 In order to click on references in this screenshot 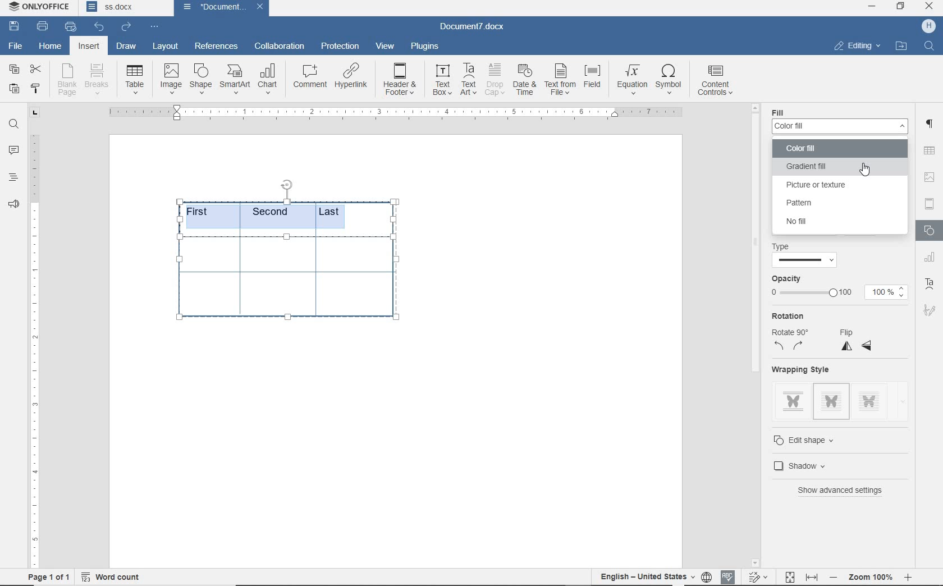, I will do `click(216, 44)`.